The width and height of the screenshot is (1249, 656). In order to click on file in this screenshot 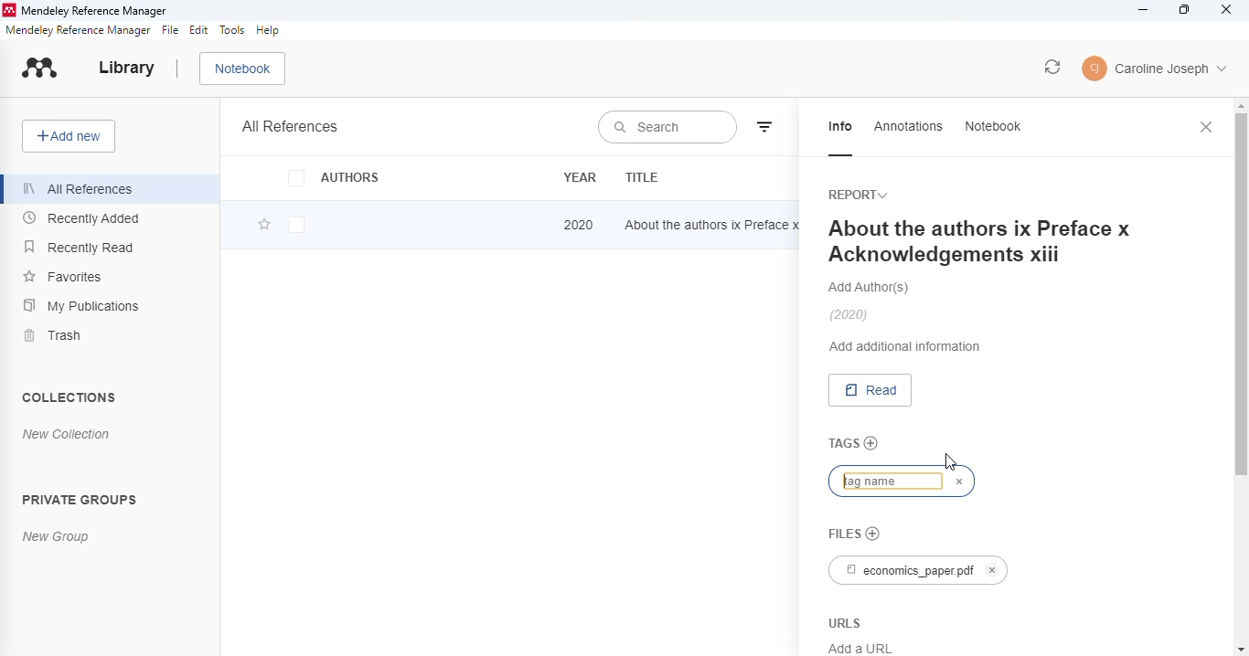, I will do `click(170, 30)`.